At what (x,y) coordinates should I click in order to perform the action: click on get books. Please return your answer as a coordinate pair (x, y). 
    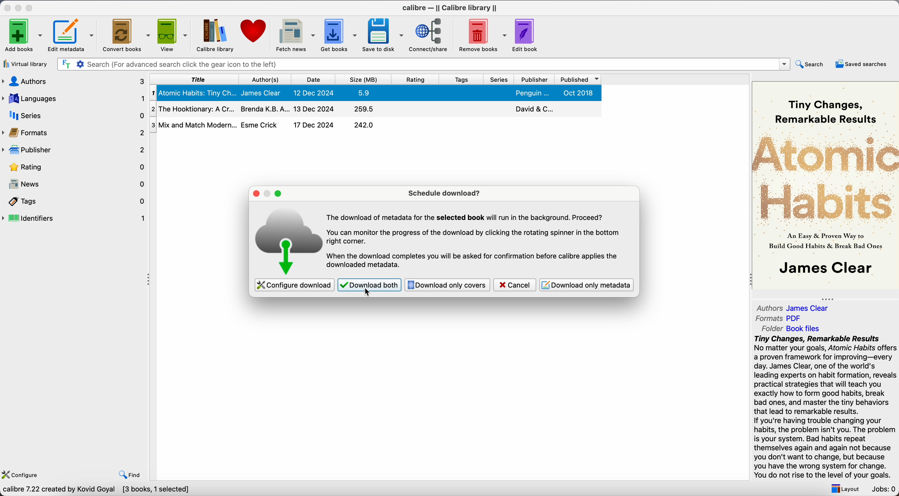
    Looking at the image, I should click on (339, 35).